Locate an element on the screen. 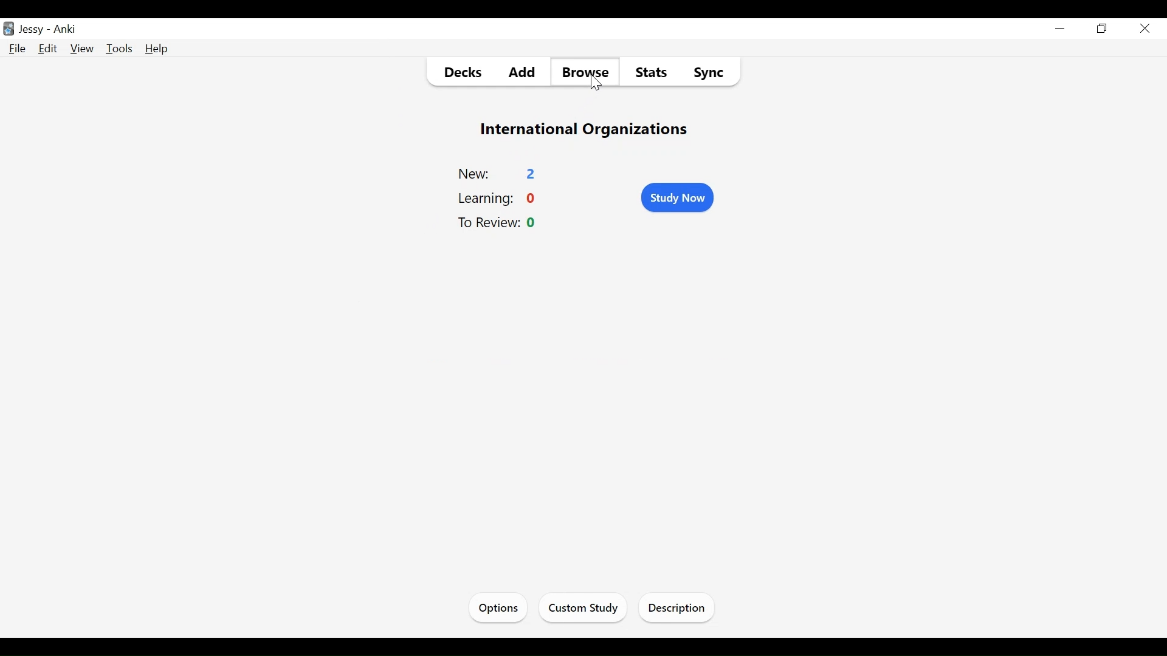 The height and width of the screenshot is (656, 1167). To Review Card Count is located at coordinates (501, 224).